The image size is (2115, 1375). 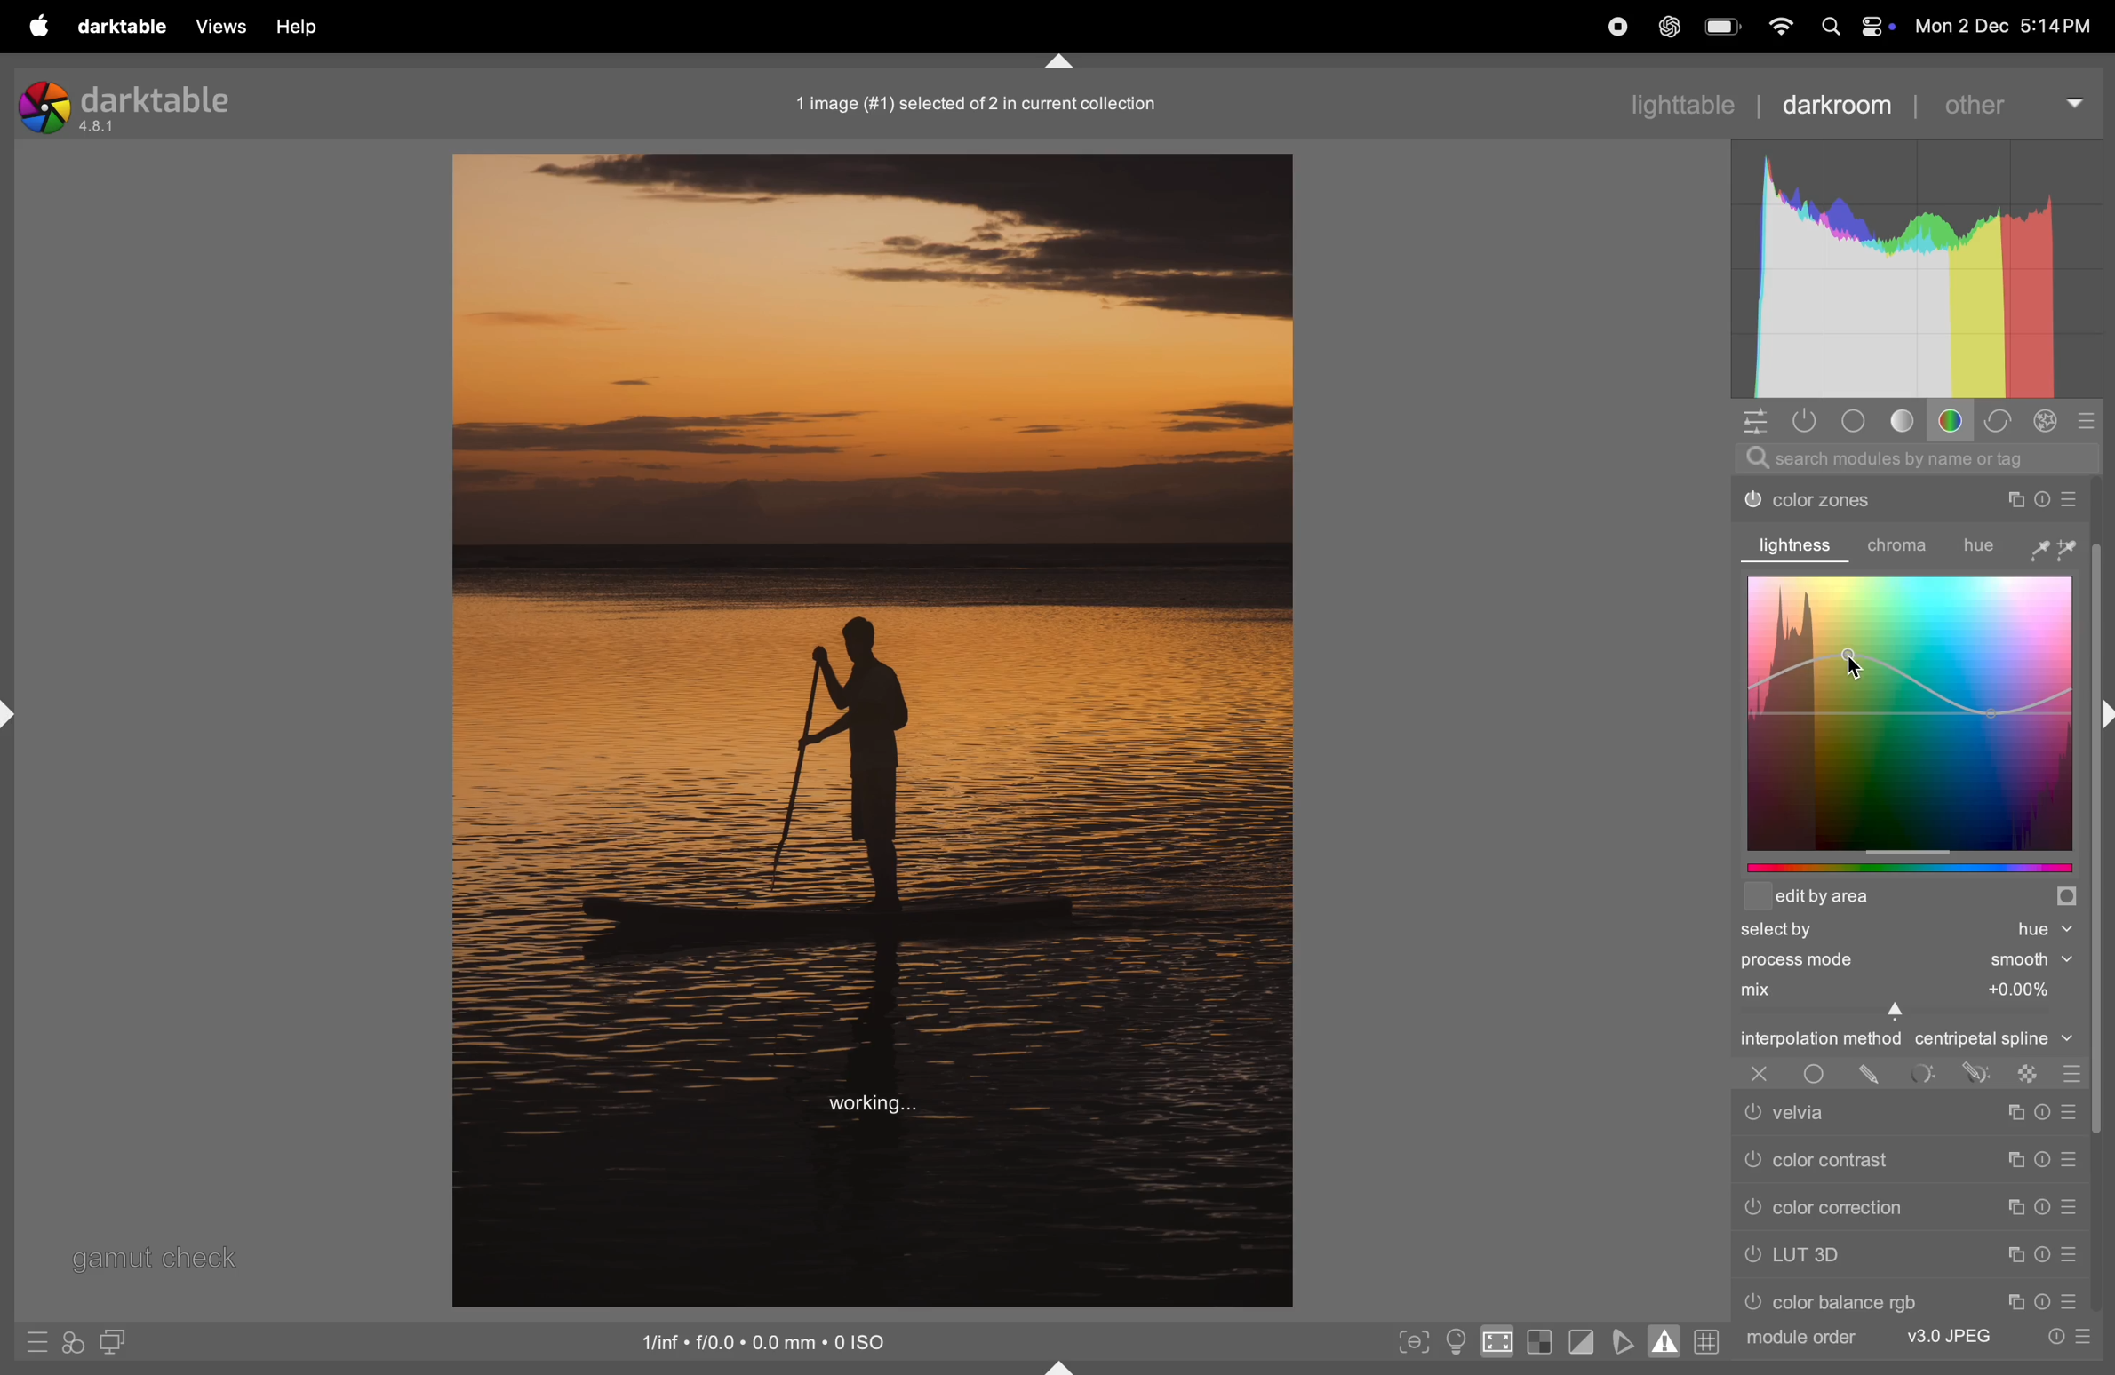 I want to click on , so click(x=2044, y=421).